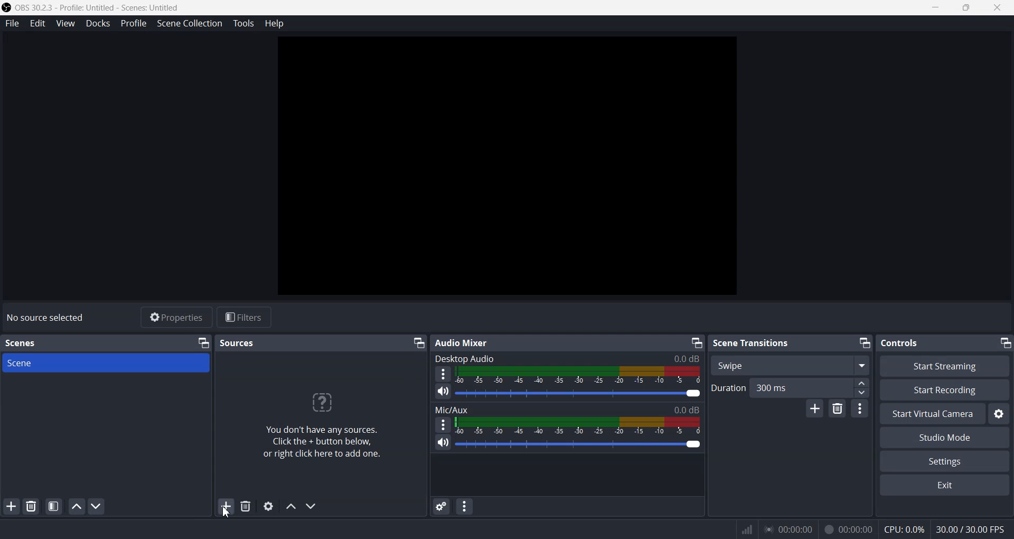 This screenshot has width=1014, height=539. What do you see at coordinates (13, 23) in the screenshot?
I see `File` at bounding box center [13, 23].